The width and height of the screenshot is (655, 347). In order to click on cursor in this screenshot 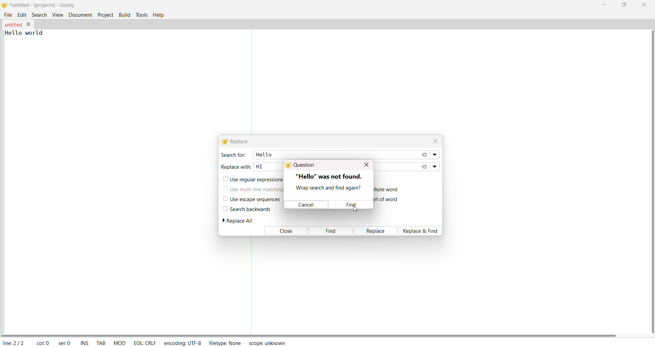, I will do `click(354, 209)`.